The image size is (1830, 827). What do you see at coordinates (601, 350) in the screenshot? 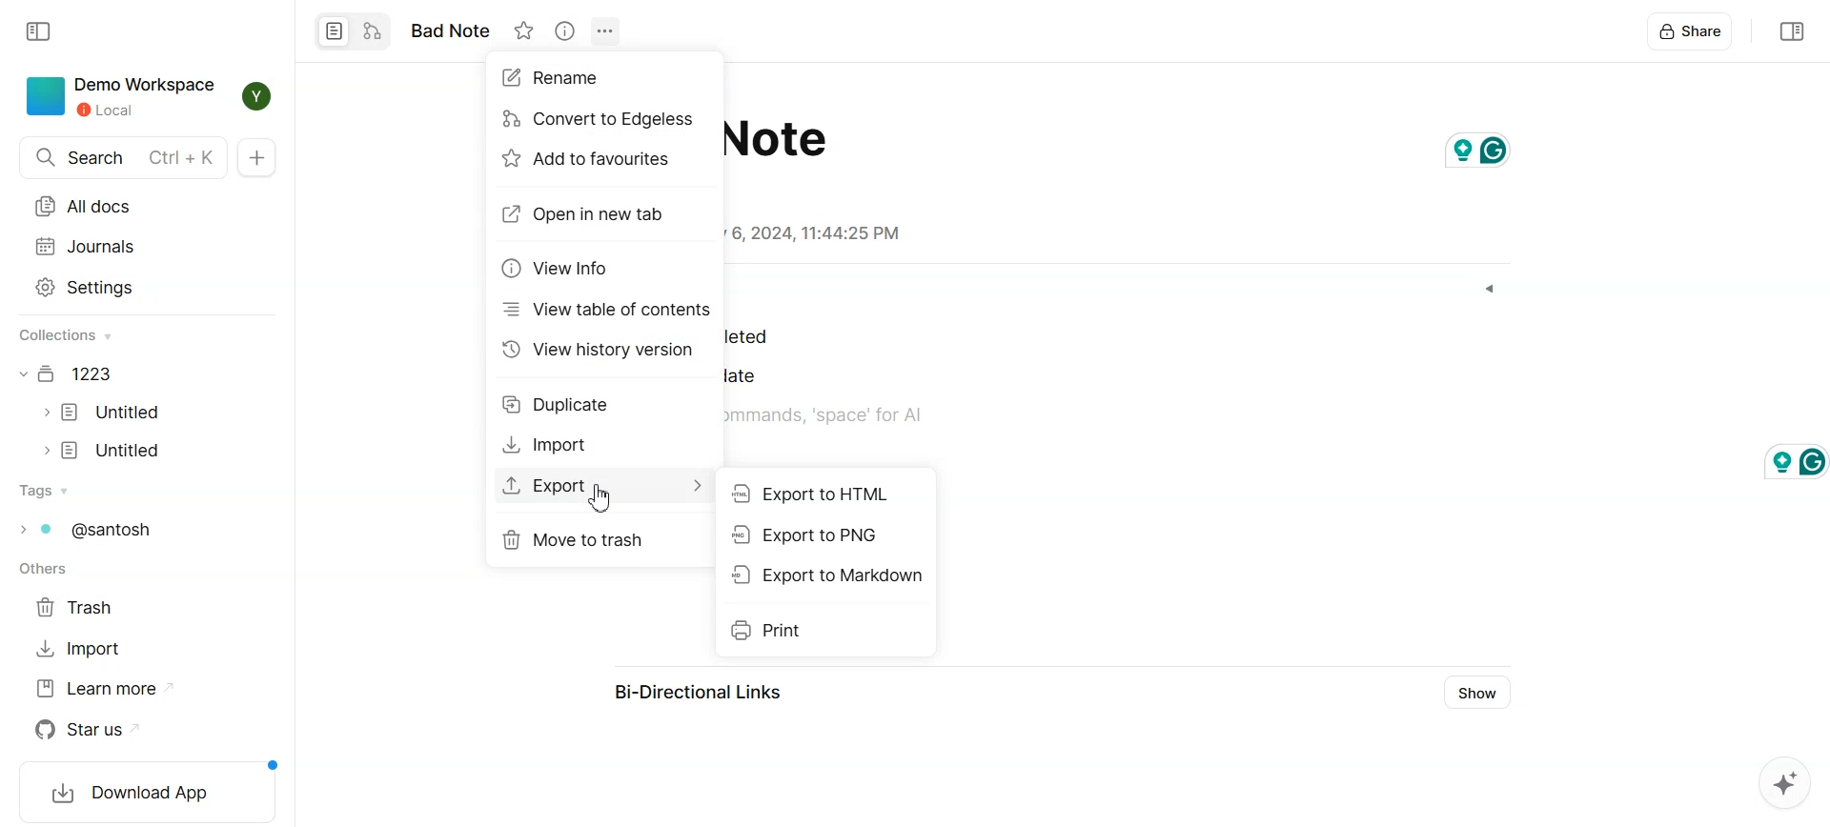
I see `View history version` at bounding box center [601, 350].